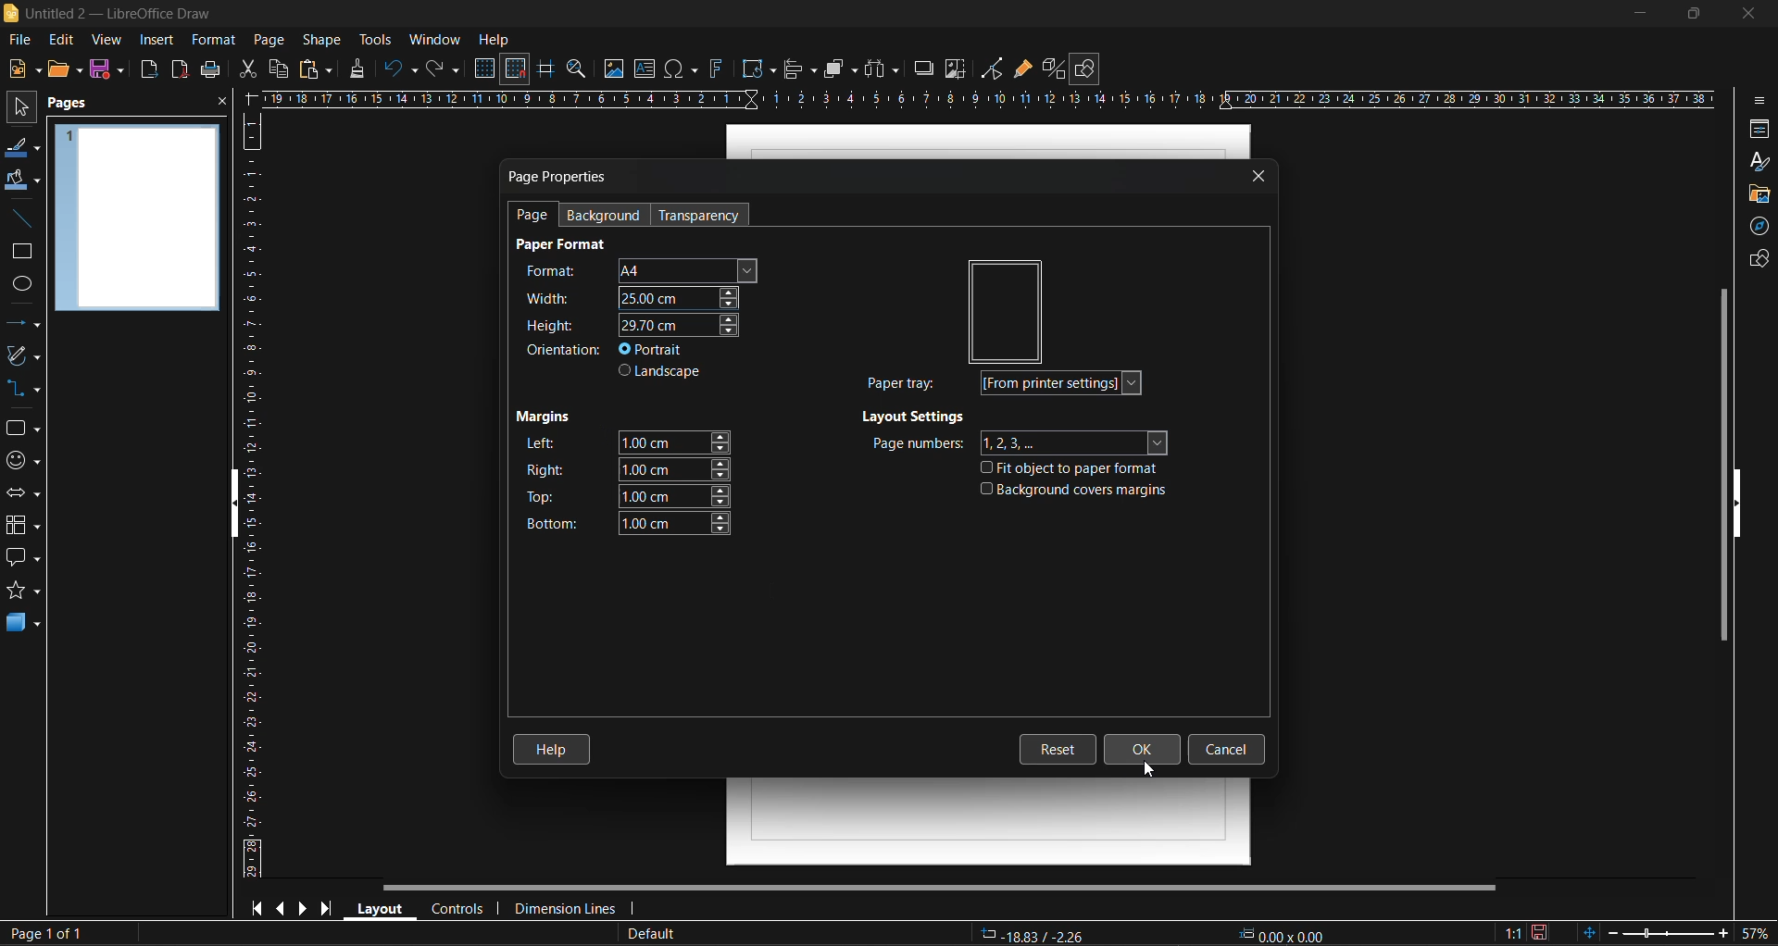  What do you see at coordinates (137, 220) in the screenshot?
I see `page preview` at bounding box center [137, 220].